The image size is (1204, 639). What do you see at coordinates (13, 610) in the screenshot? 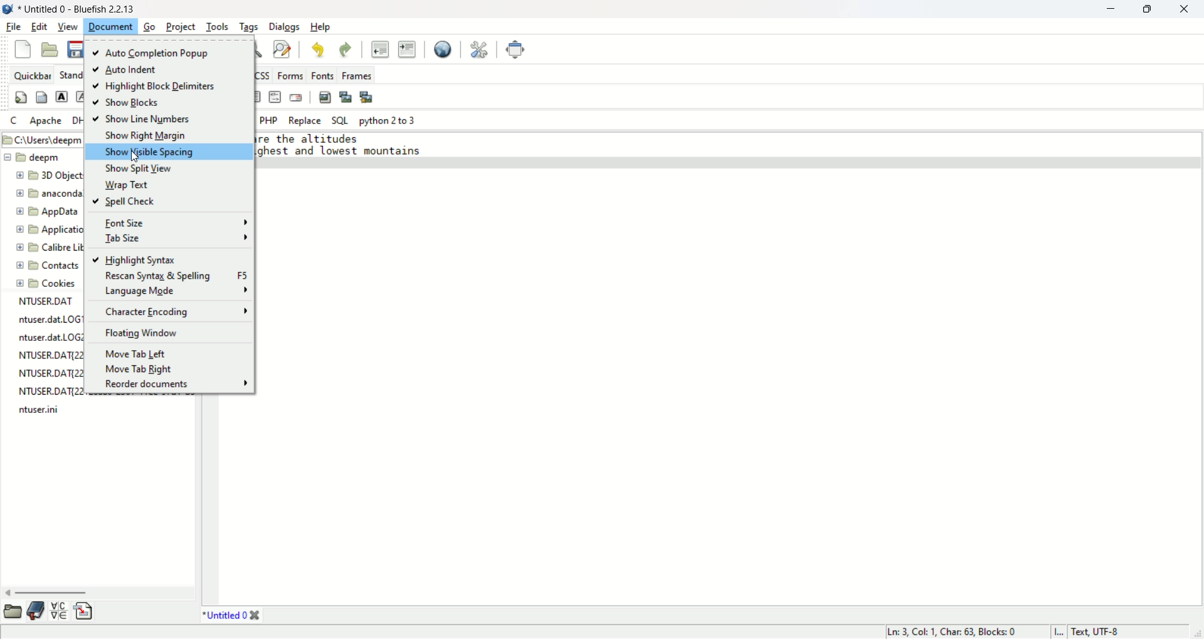
I see `open` at bounding box center [13, 610].